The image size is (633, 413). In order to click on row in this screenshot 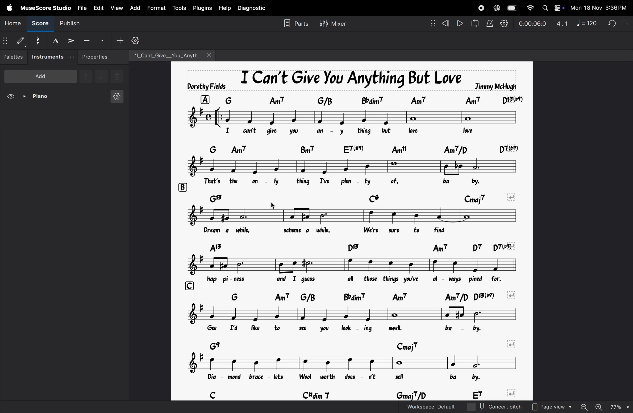, I will do `click(182, 187)`.